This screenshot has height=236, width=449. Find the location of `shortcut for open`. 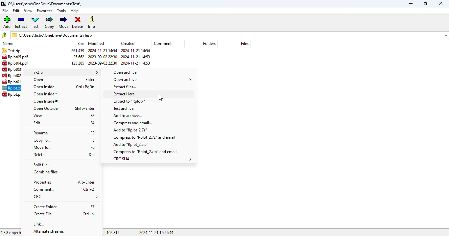

shortcut for open is located at coordinates (90, 80).